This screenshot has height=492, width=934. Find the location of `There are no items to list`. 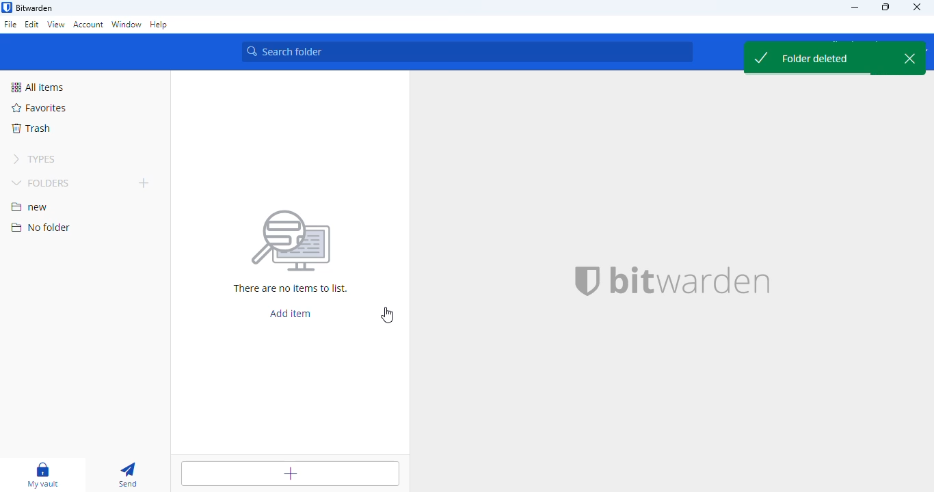

There are no items to list is located at coordinates (289, 288).